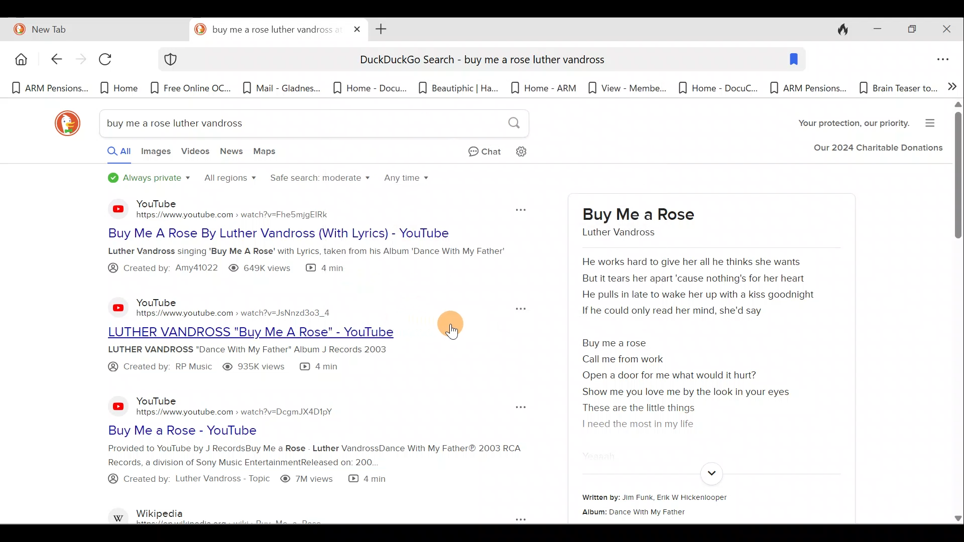  Describe the element at coordinates (710, 474) in the screenshot. I see `Expand` at that location.